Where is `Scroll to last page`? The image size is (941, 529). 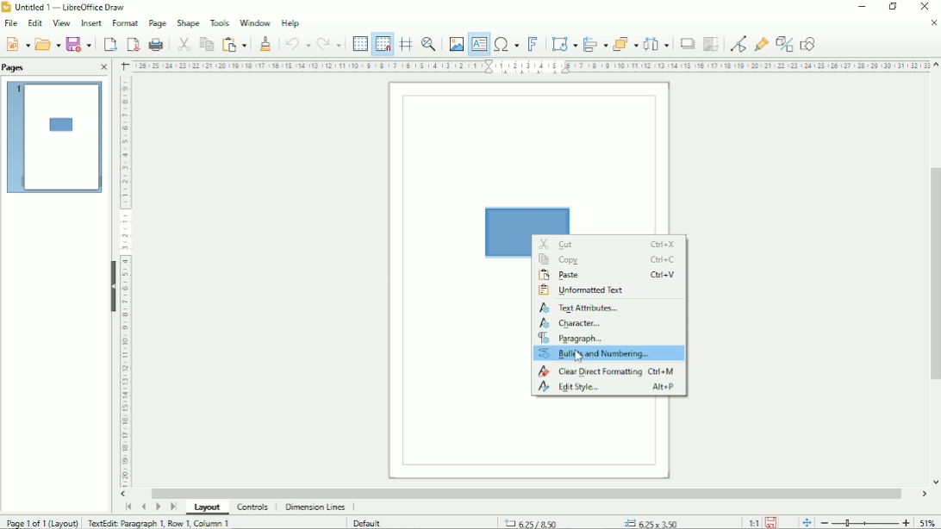
Scroll to last page is located at coordinates (173, 507).